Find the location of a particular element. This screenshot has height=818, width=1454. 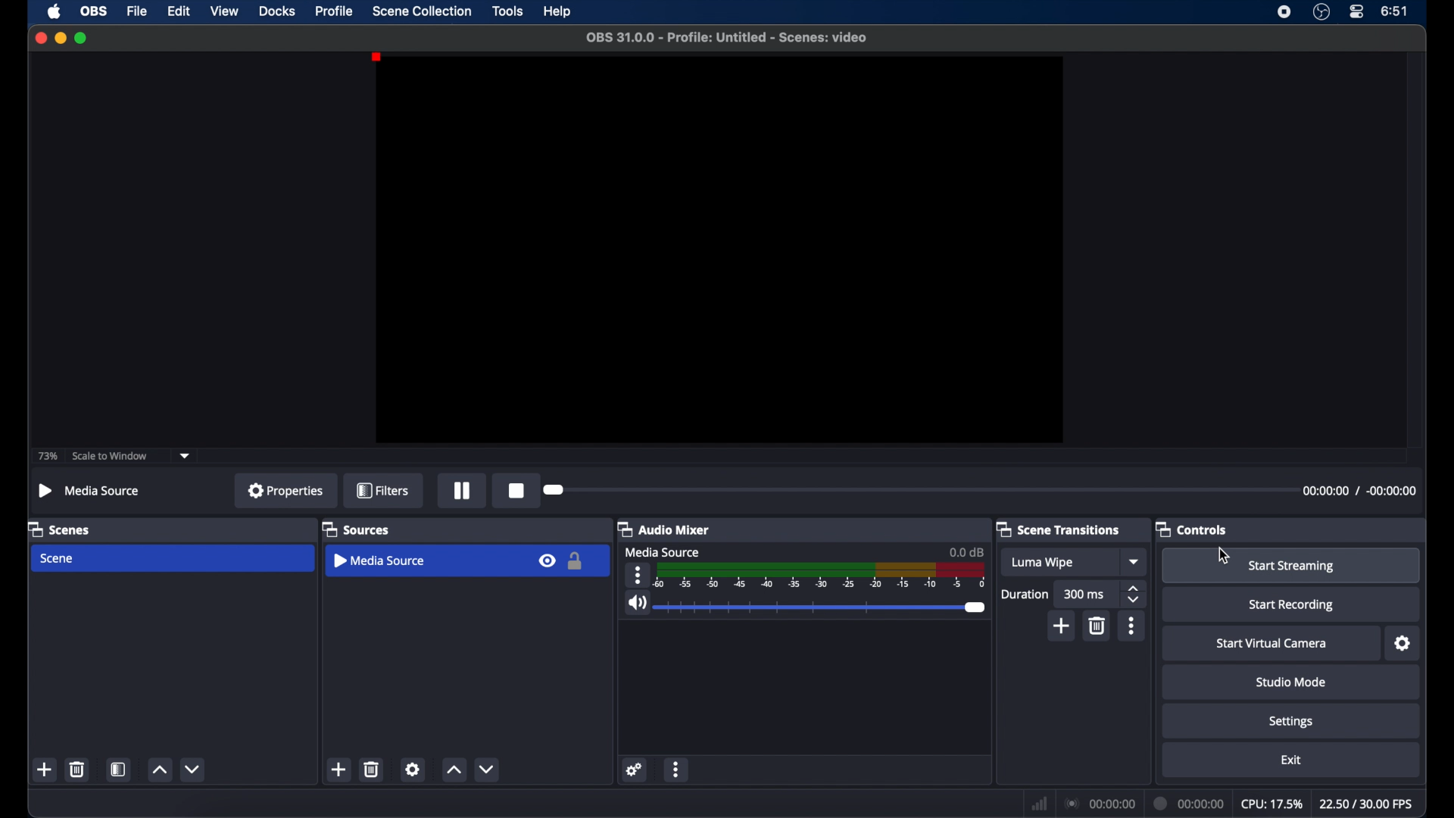

maximize is located at coordinates (82, 38).